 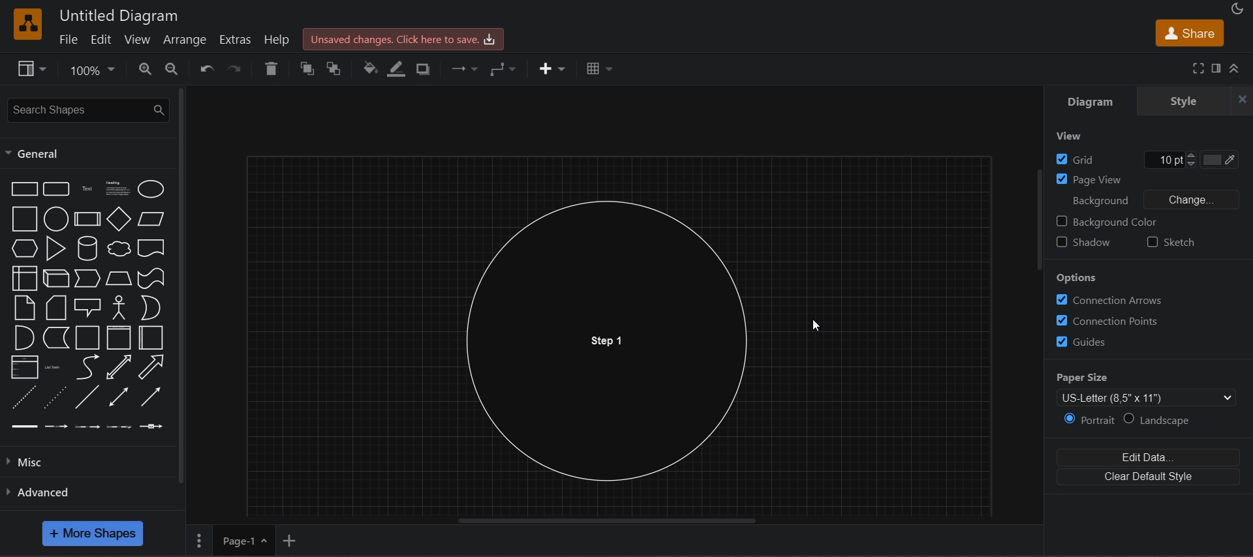 I want to click on triangle, so click(x=58, y=248).